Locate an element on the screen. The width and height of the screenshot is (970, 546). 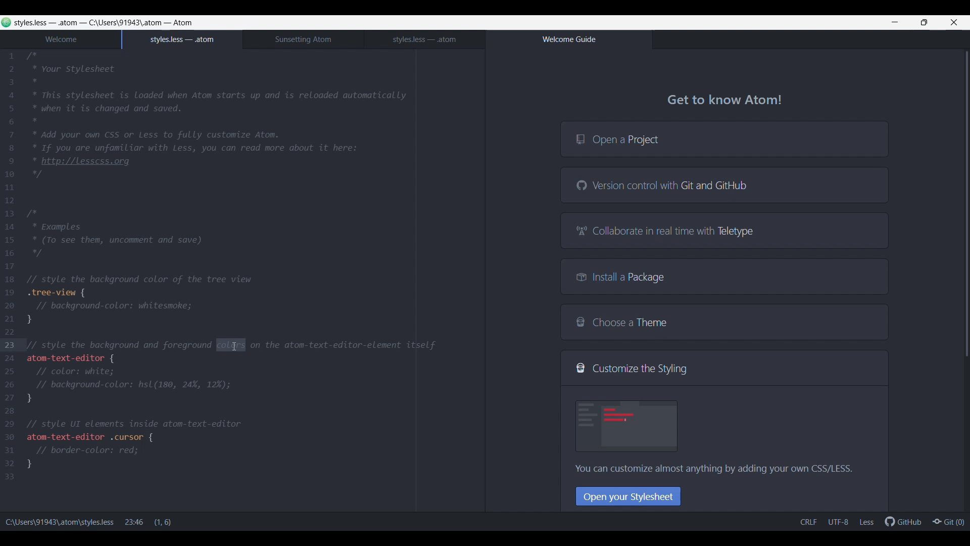
Close interface is located at coordinates (954, 22).